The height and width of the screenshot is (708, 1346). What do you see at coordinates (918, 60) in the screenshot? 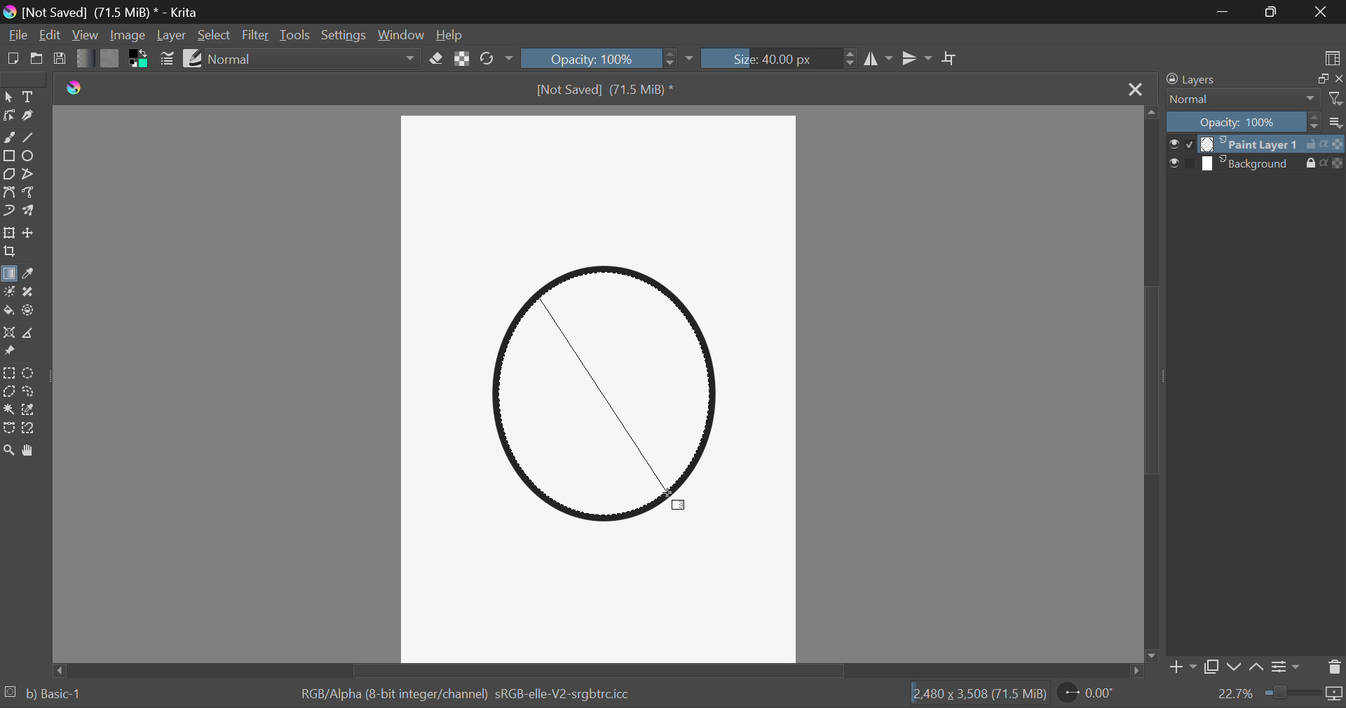
I see `Horizontal Mirror Flip` at bounding box center [918, 60].